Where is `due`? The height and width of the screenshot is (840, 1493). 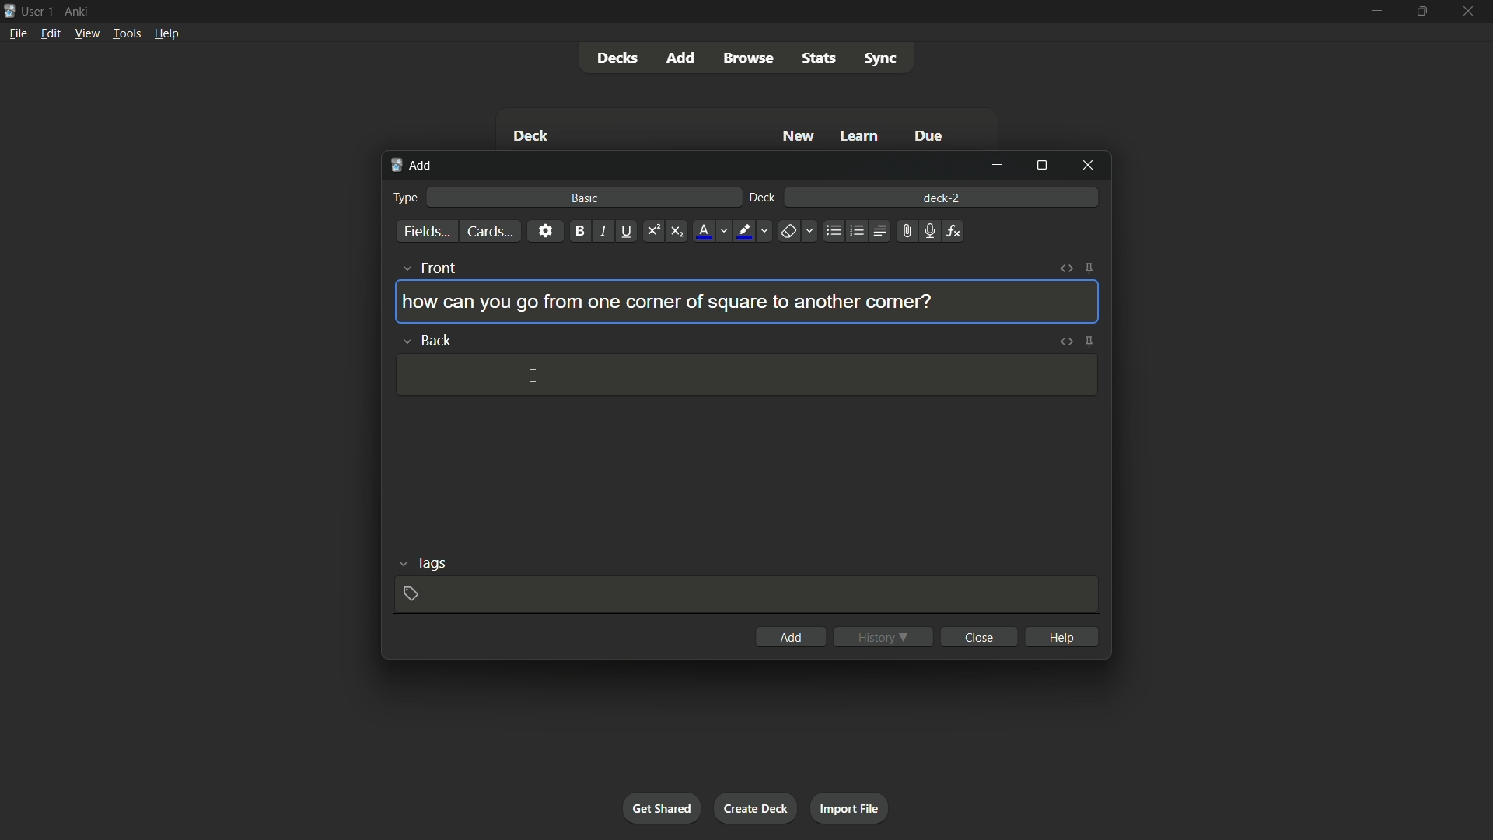
due is located at coordinates (926, 137).